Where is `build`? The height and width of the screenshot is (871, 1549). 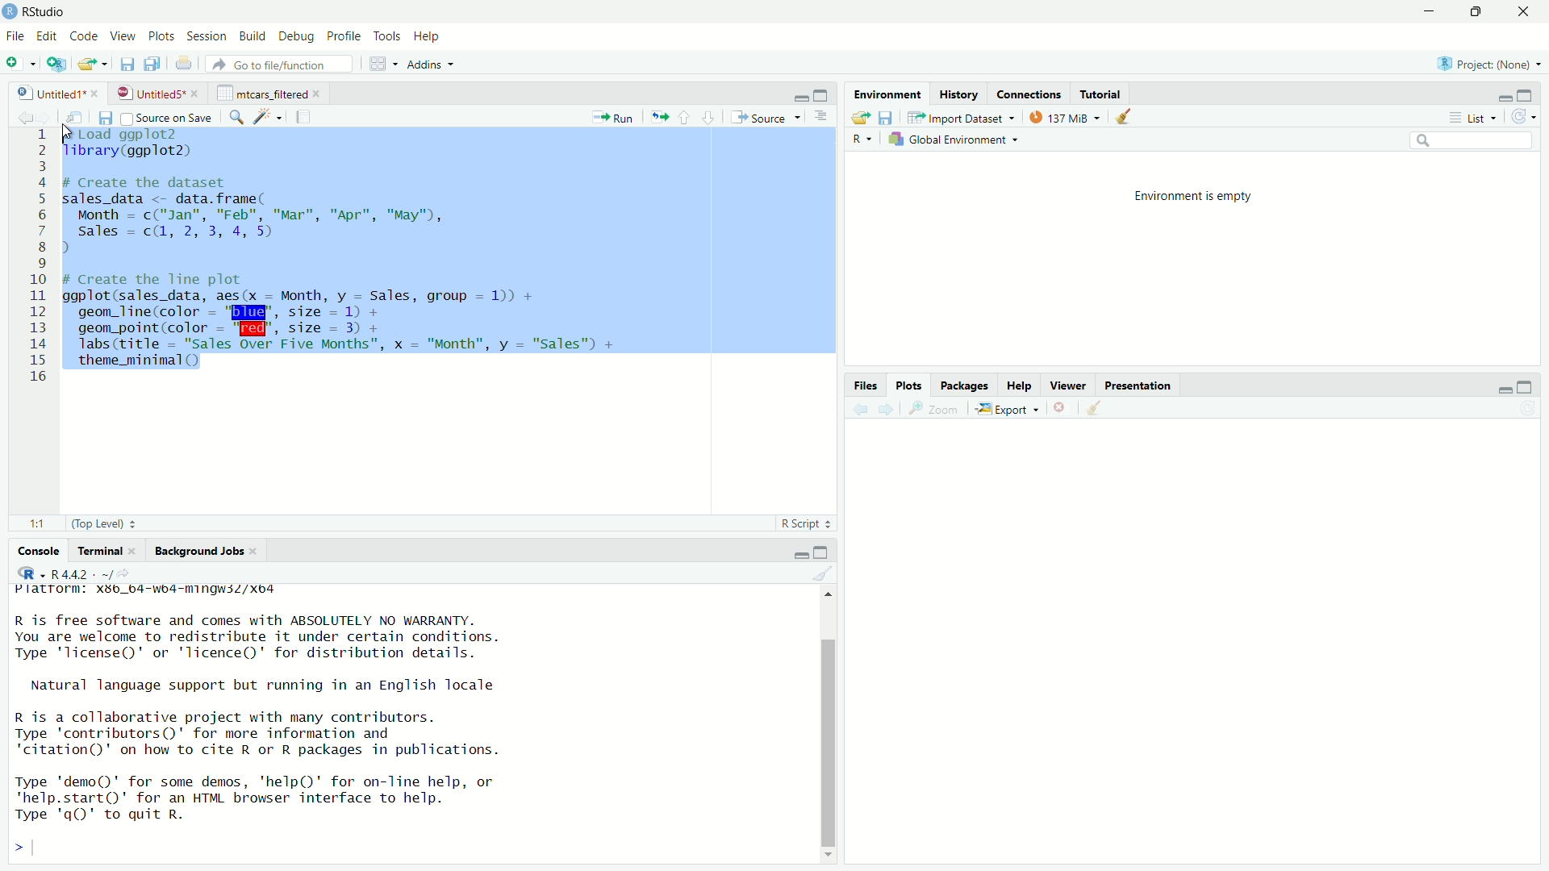
build is located at coordinates (254, 36).